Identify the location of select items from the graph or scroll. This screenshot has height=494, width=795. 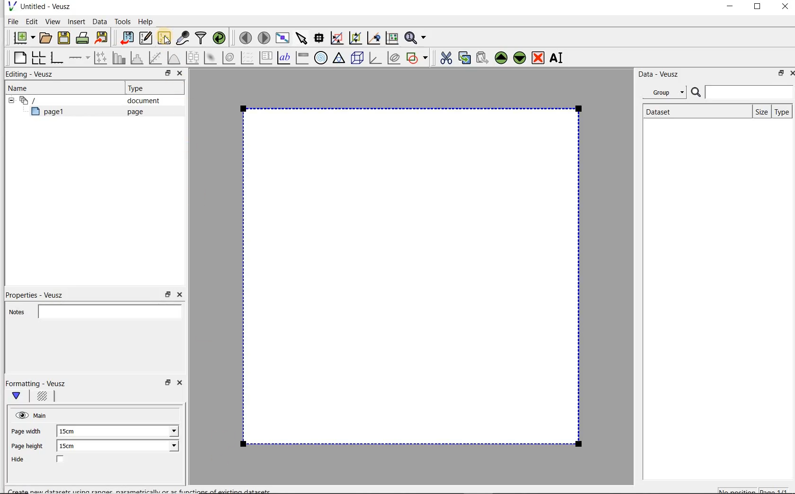
(301, 37).